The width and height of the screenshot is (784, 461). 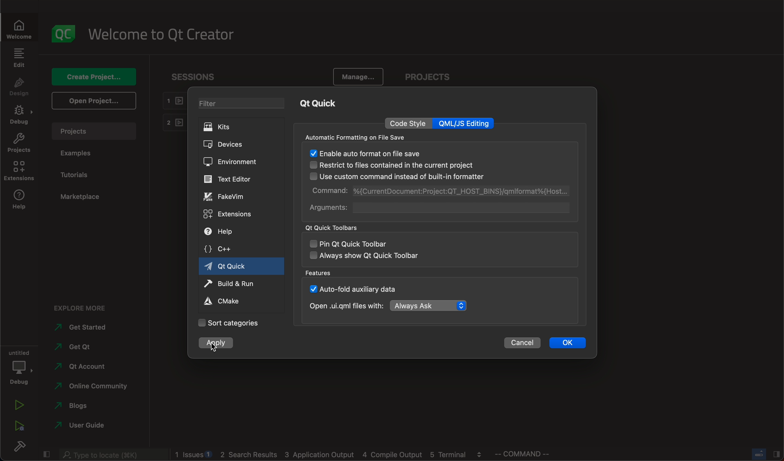 What do you see at coordinates (366, 244) in the screenshot?
I see `pin qt` at bounding box center [366, 244].